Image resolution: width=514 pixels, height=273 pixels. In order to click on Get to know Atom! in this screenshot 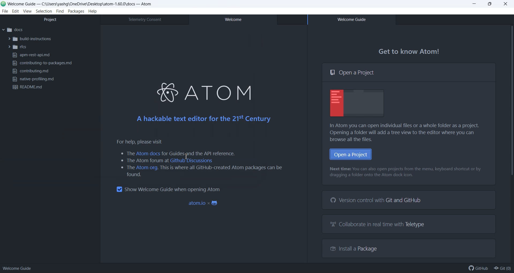, I will do `click(410, 52)`.